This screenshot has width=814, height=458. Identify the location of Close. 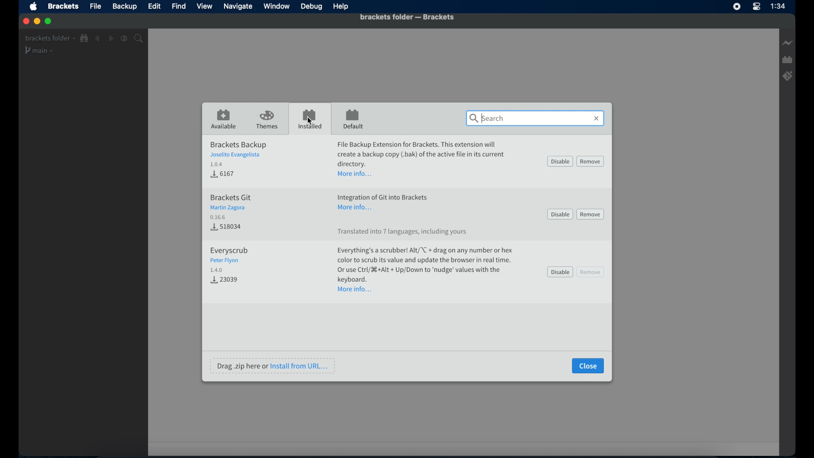
(25, 21).